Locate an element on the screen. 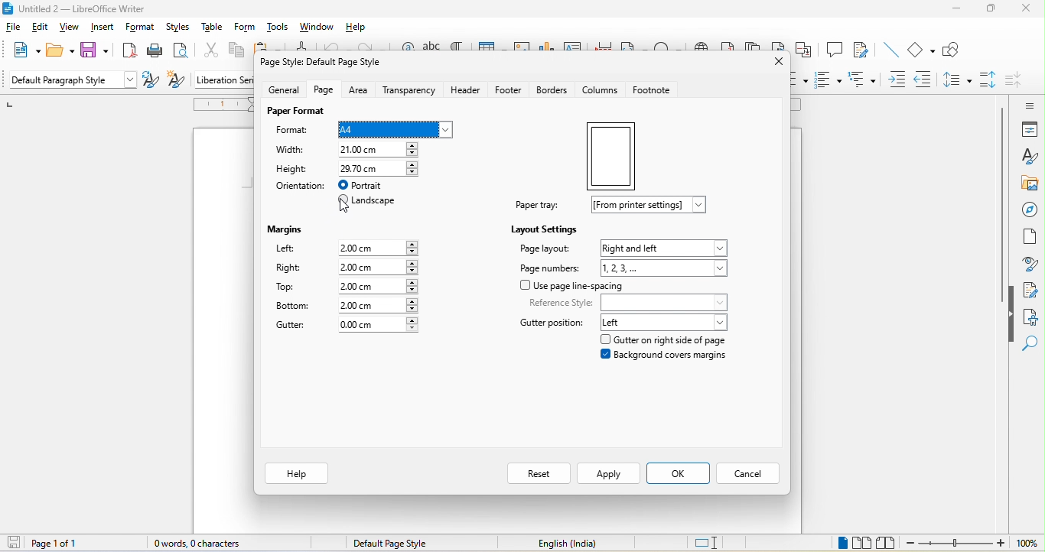  new is located at coordinates (20, 50).